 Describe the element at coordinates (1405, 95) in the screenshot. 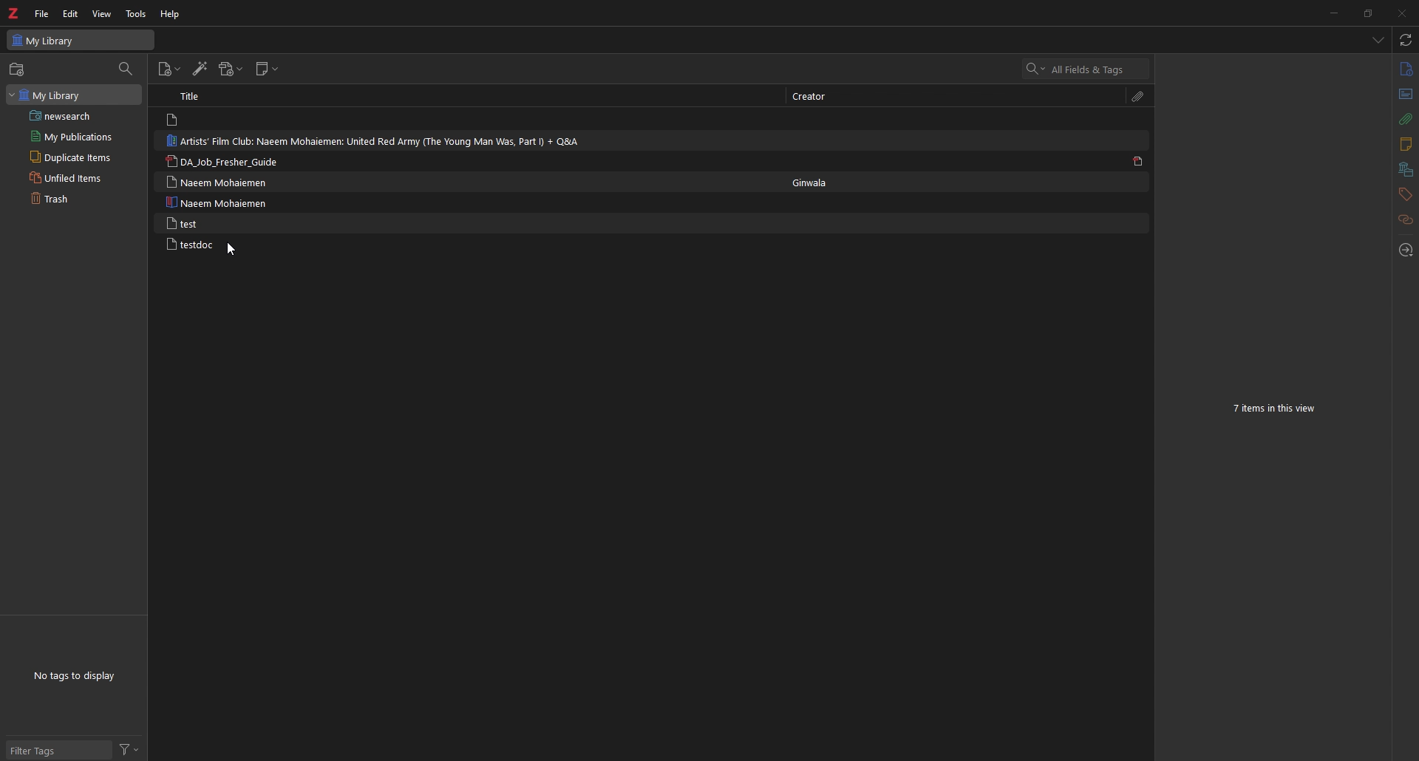

I see `abstract` at that location.